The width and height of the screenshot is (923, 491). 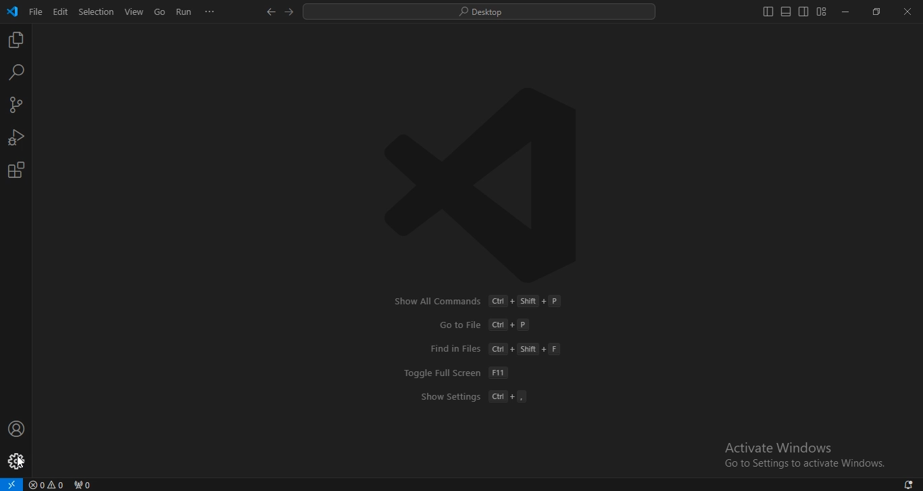 I want to click on go forward, so click(x=288, y=13).